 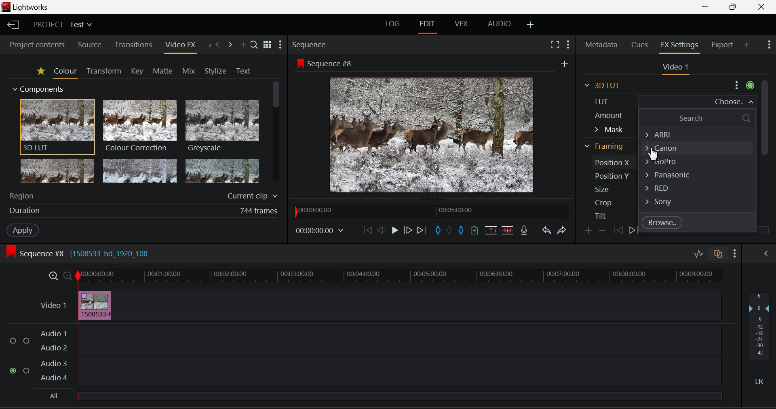 I want to click on Show Settings, so click(x=768, y=45).